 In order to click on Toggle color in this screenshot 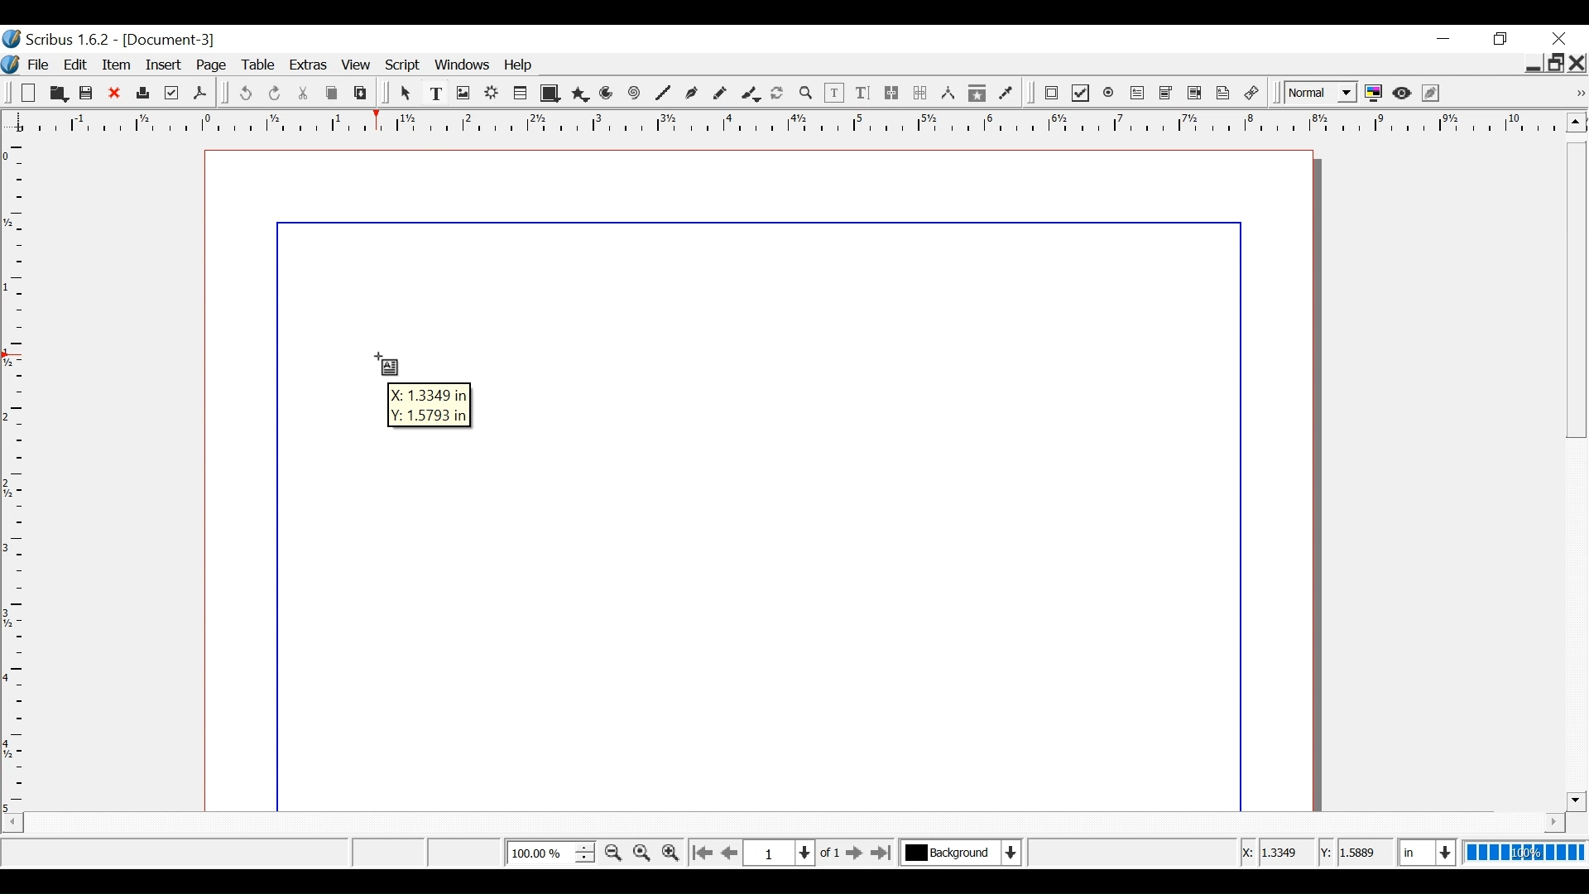, I will do `click(1375, 94)`.